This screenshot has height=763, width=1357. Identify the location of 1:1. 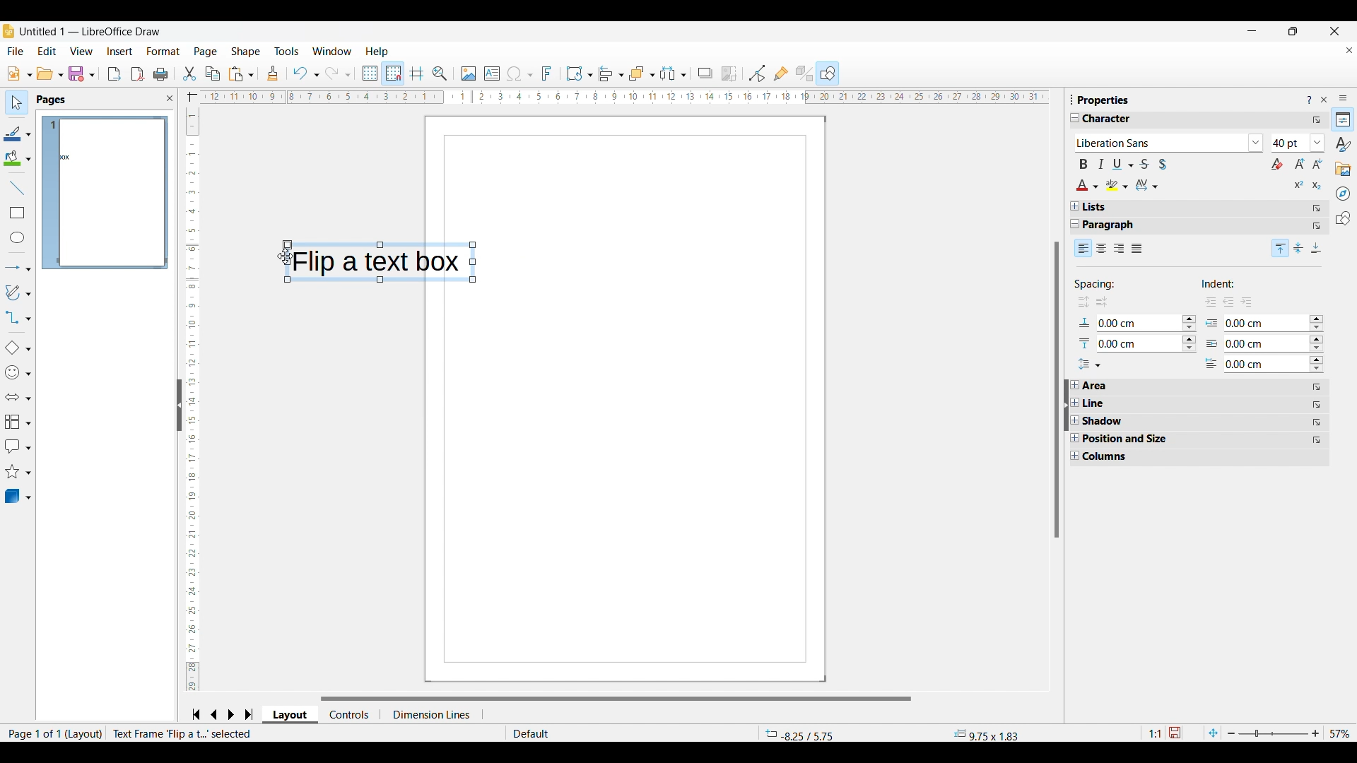
(1154, 733).